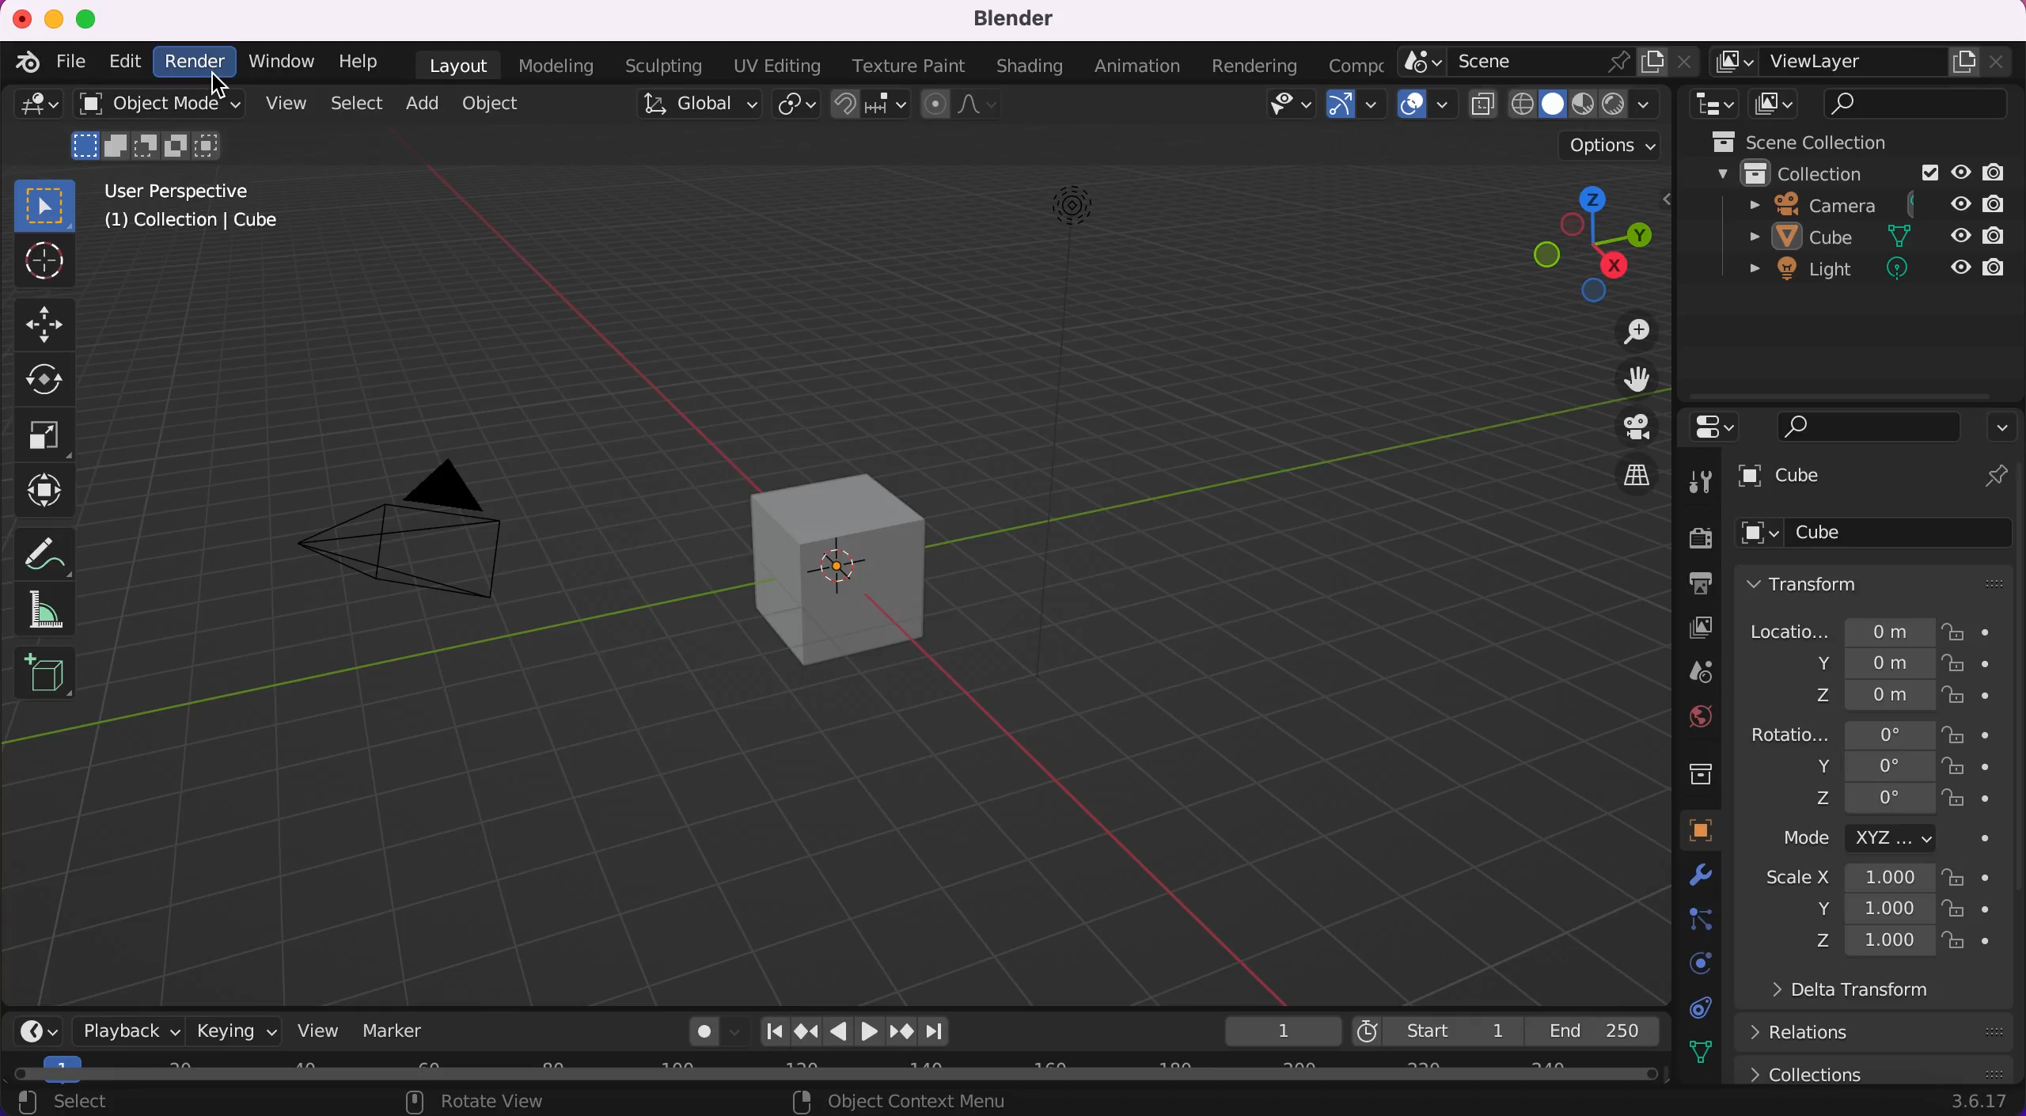 Image resolution: width=2026 pixels, height=1116 pixels. I want to click on options, so click(2003, 430).